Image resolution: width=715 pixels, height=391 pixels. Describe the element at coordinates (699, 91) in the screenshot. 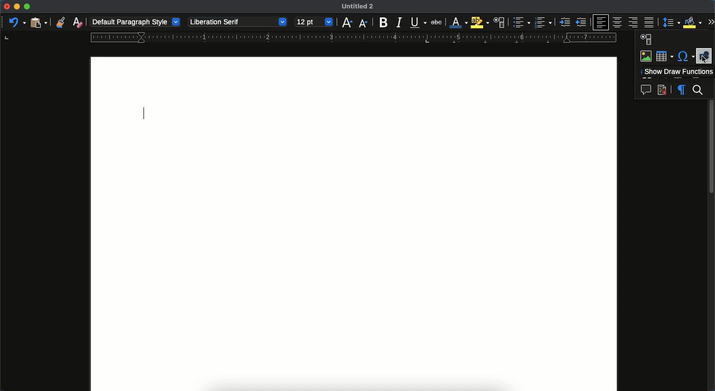

I see `search` at that location.